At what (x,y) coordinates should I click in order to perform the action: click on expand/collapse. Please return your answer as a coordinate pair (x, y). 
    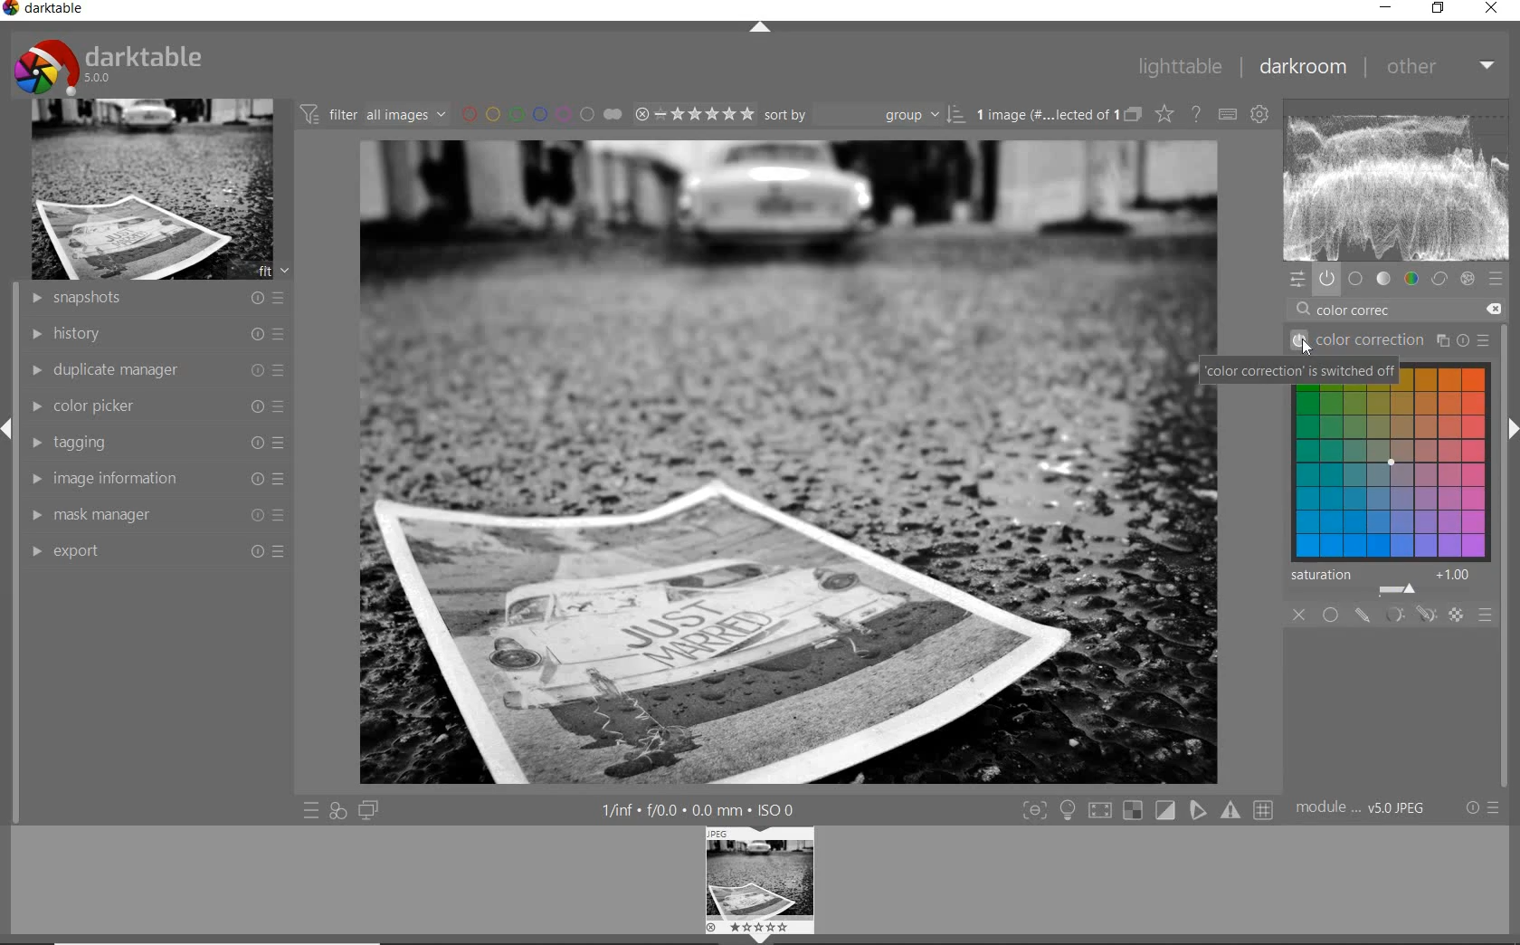
    Looking at the image, I should click on (9, 430).